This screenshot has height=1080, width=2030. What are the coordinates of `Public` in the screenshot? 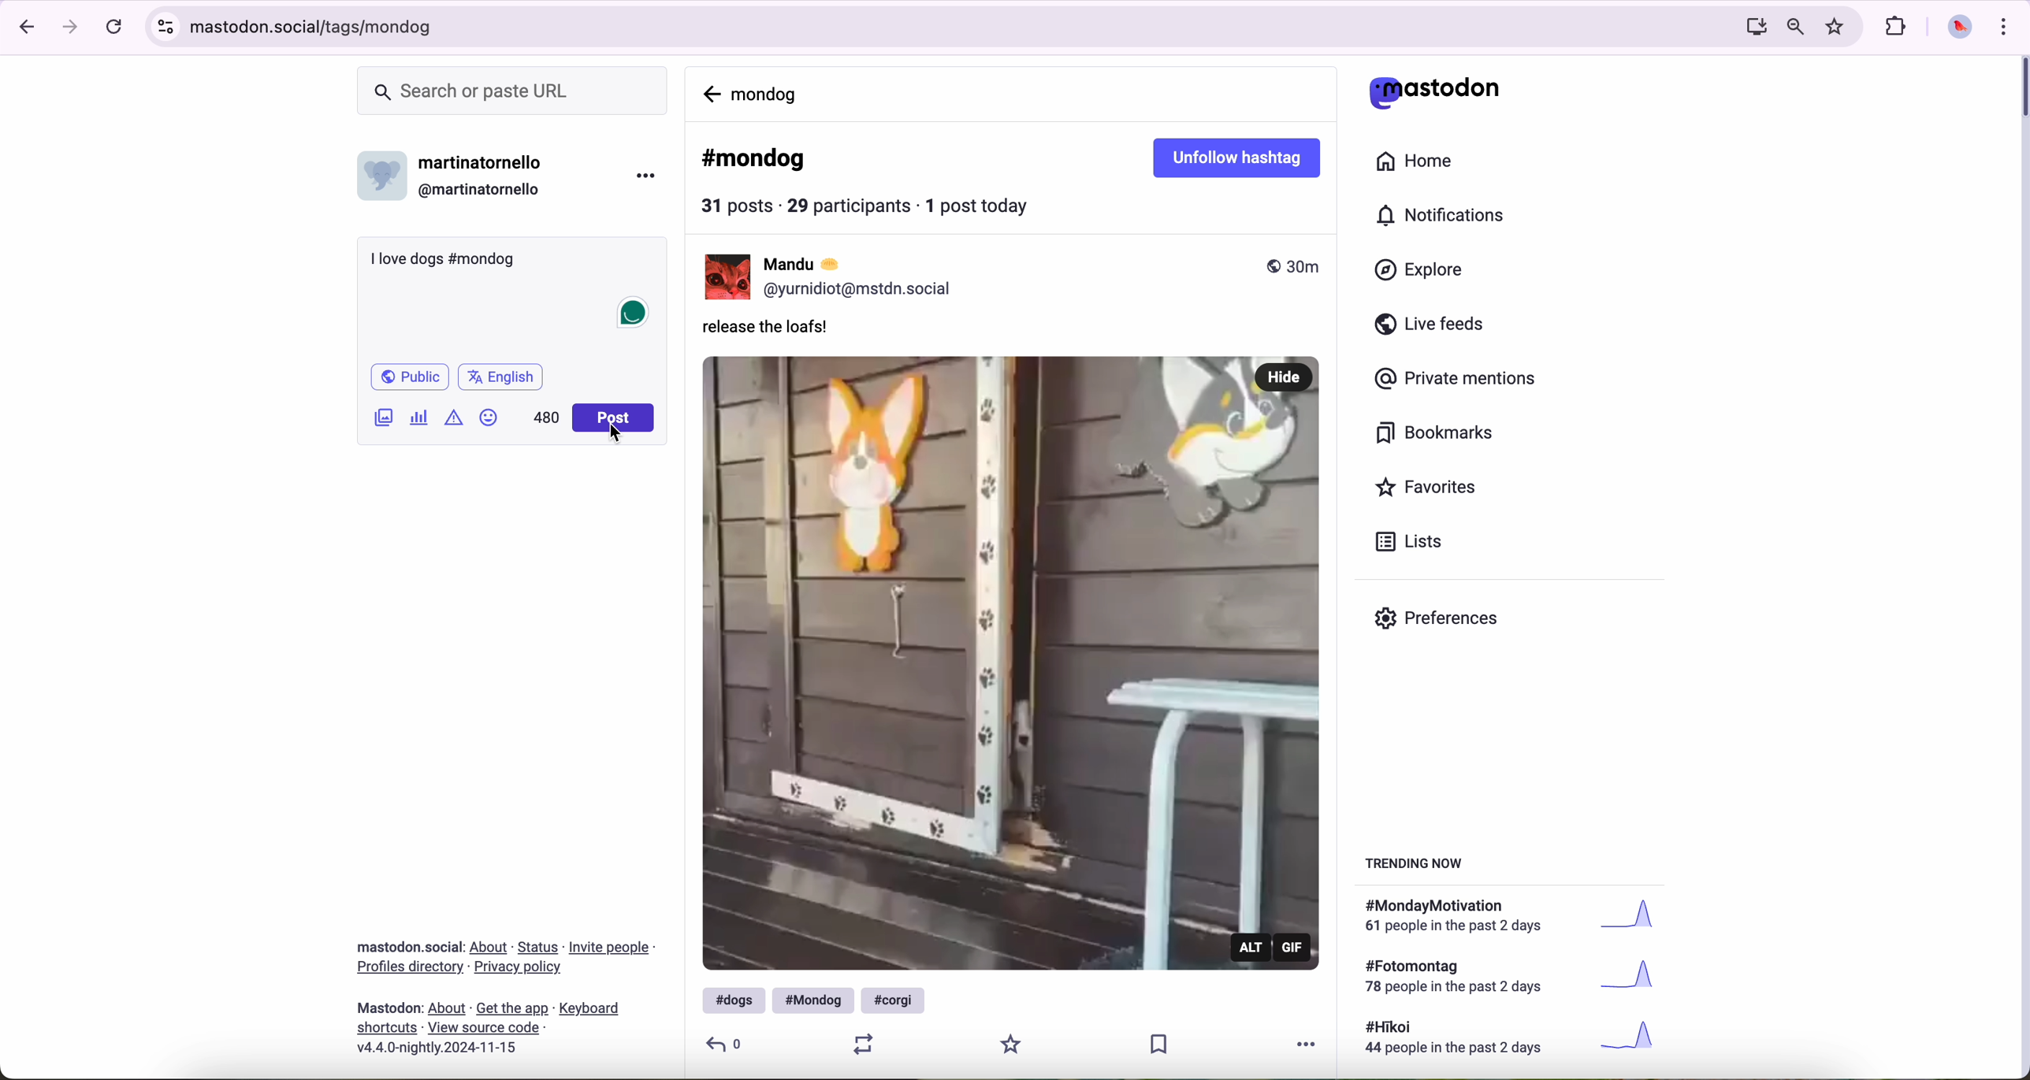 It's located at (412, 378).